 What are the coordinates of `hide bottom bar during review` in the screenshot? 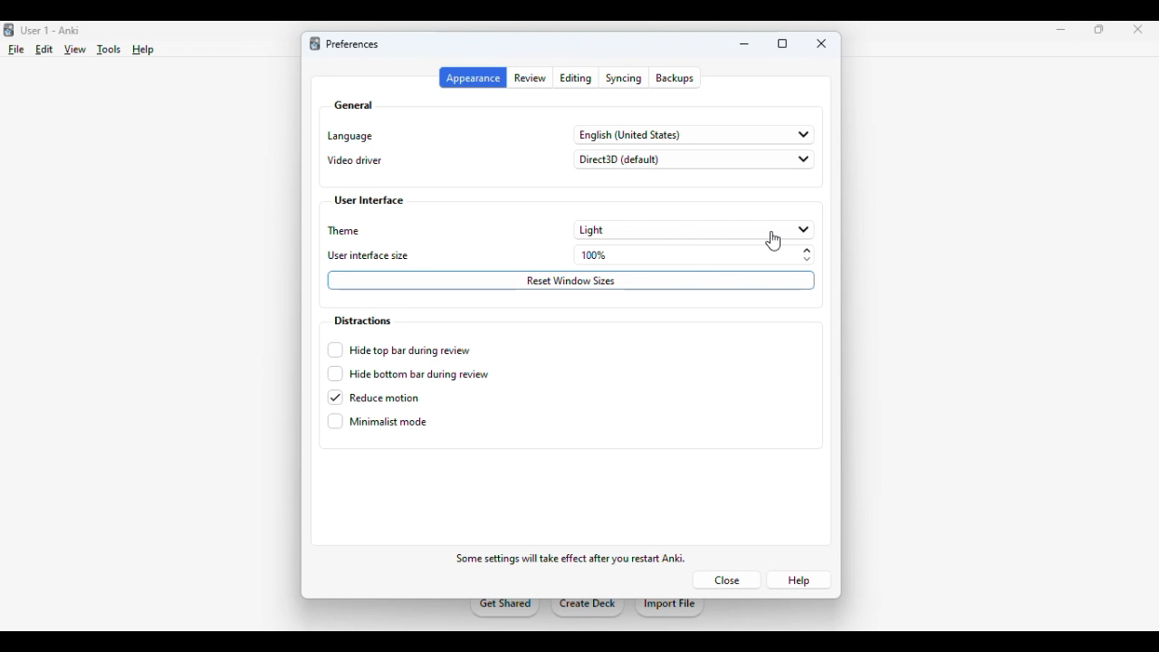 It's located at (407, 374).